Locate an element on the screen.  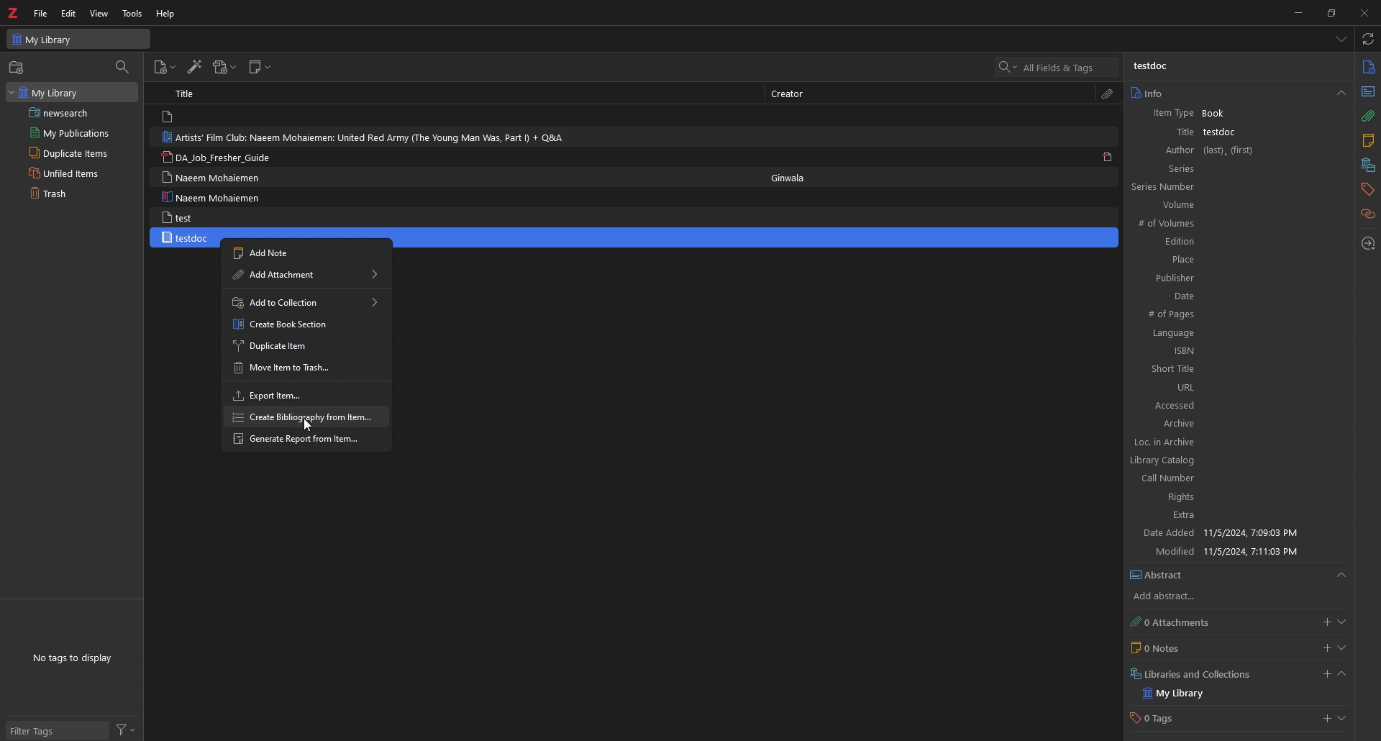
Title is located at coordinates (1172, 132).